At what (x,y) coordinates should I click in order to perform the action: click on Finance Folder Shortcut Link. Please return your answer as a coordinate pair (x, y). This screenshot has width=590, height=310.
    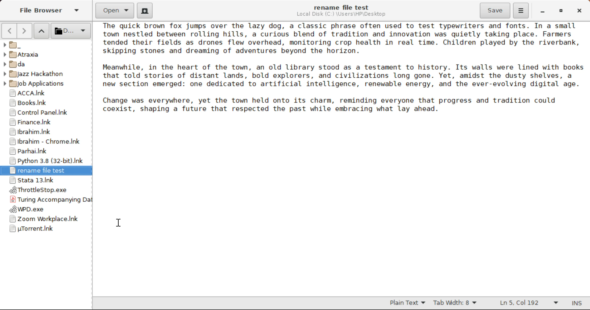
    Looking at the image, I should click on (45, 122).